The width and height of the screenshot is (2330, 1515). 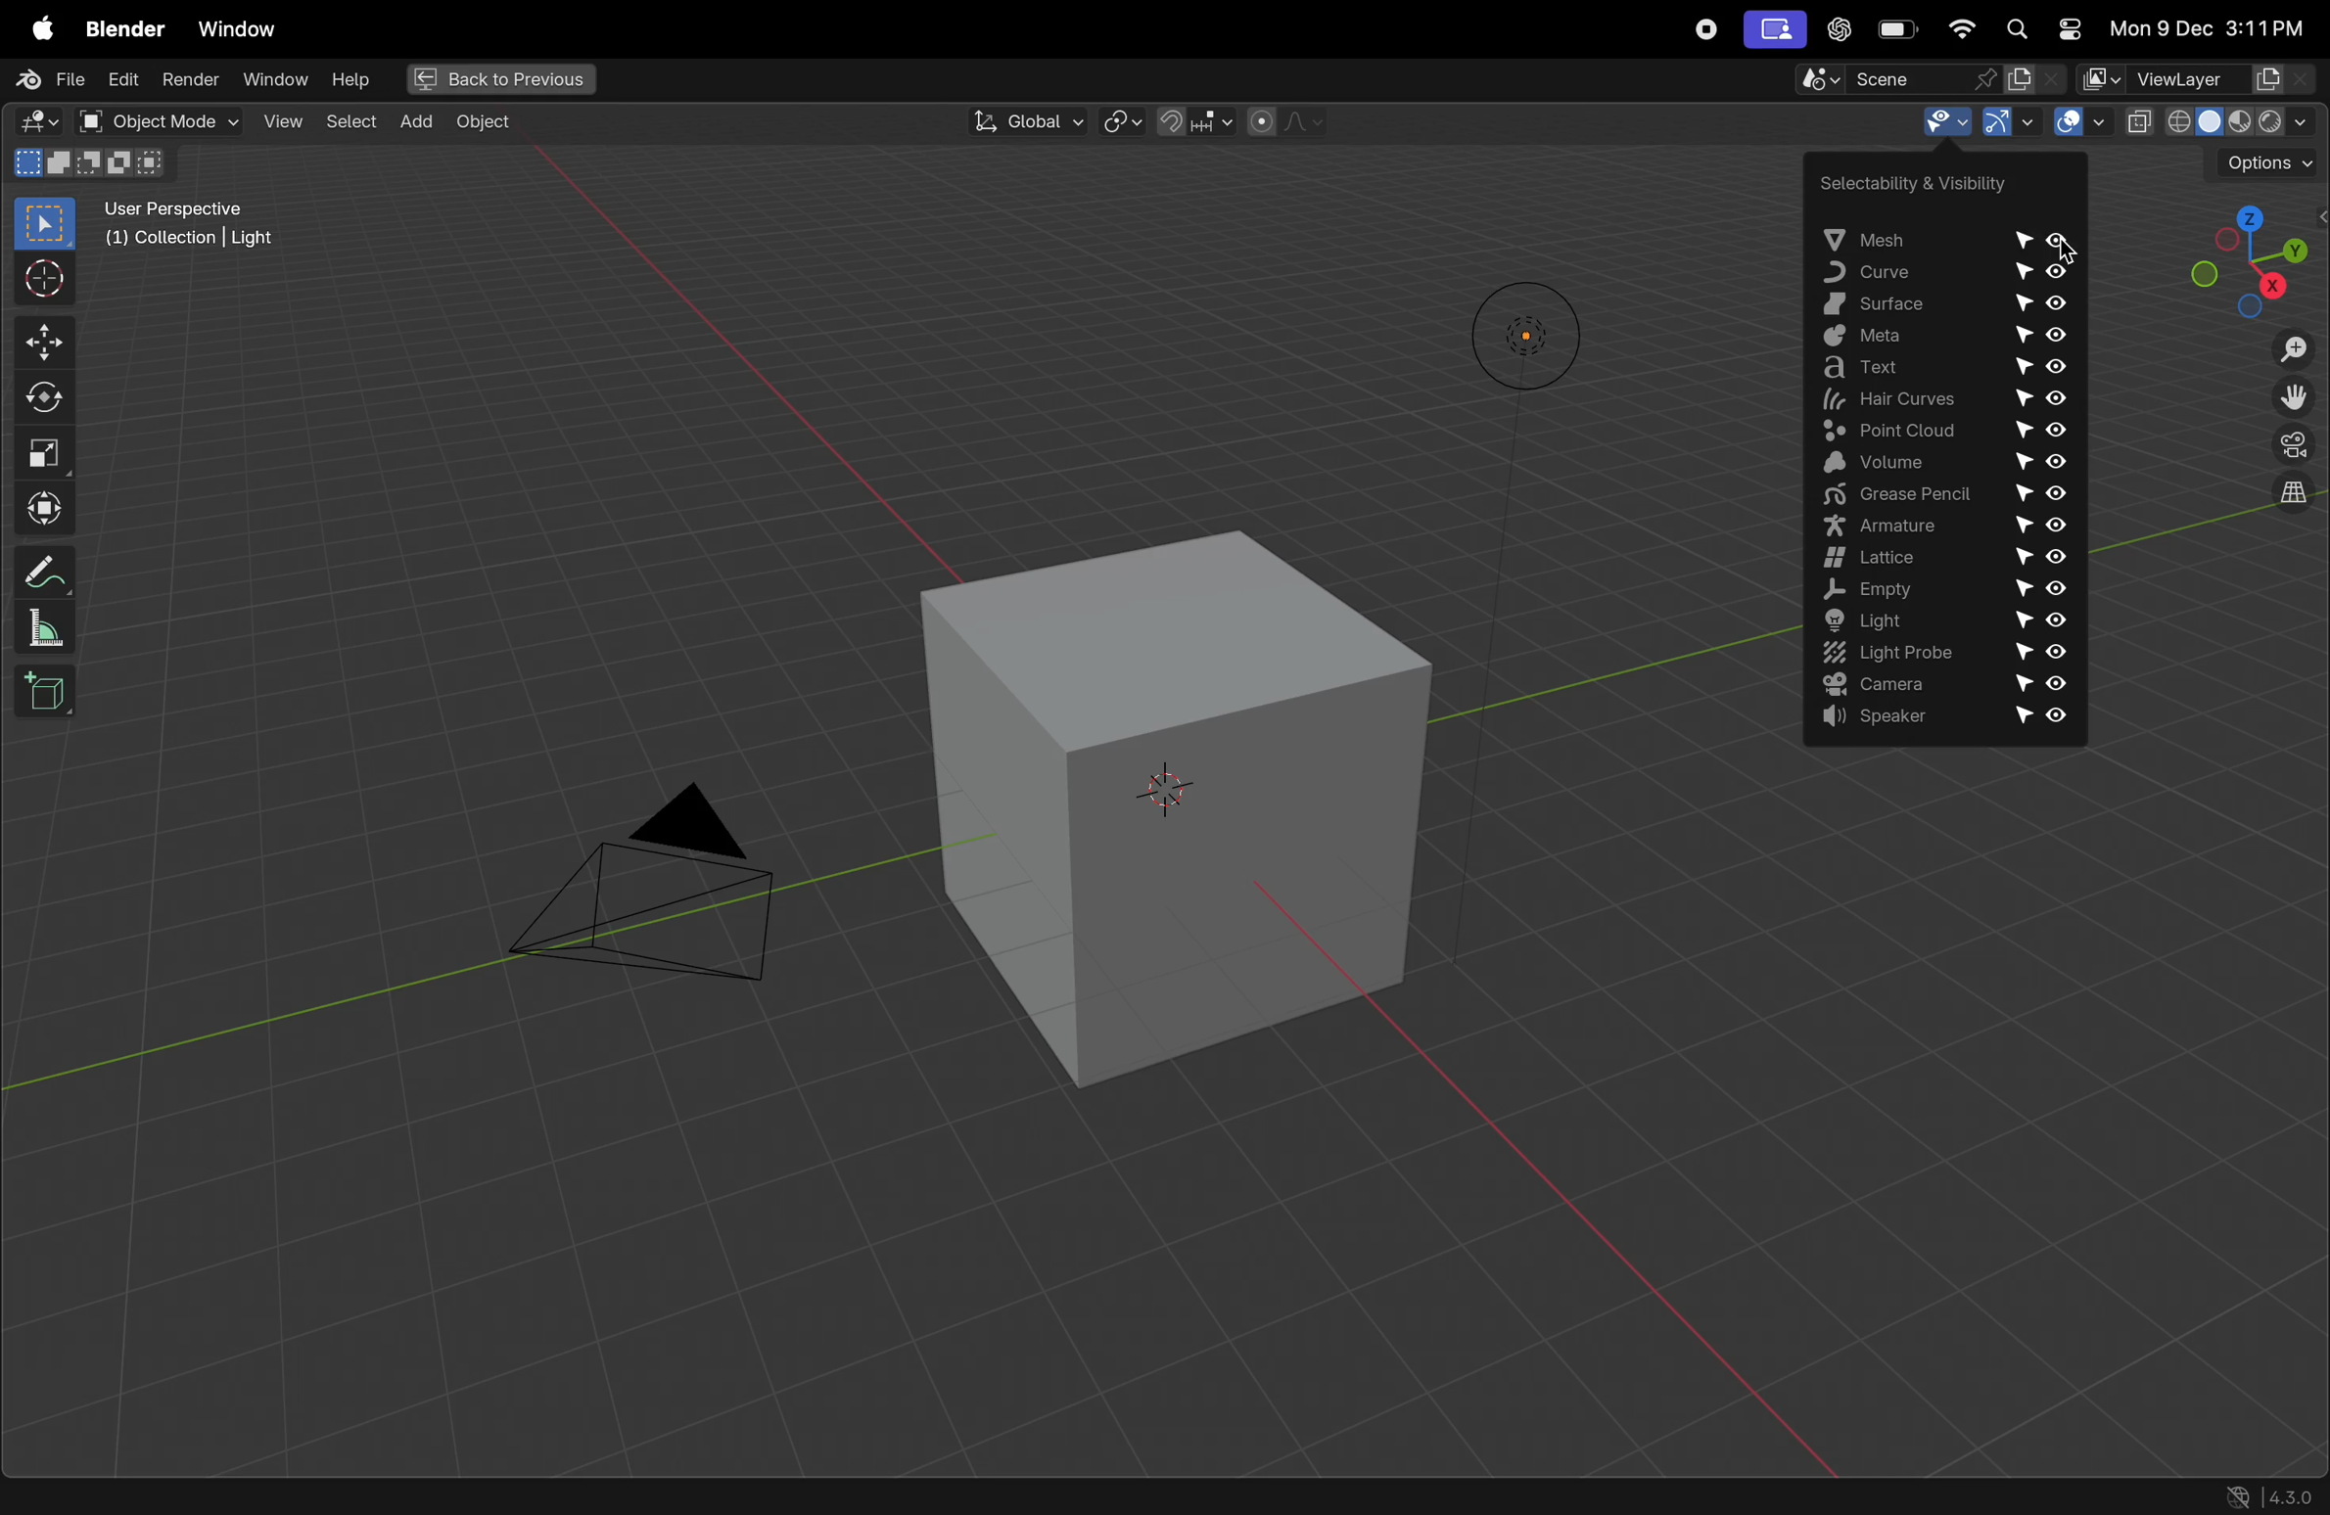 I want to click on point cloud, so click(x=1940, y=431).